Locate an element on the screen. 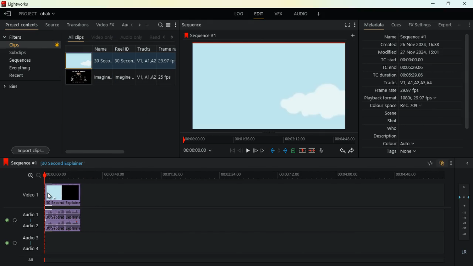 Image resolution: width=473 pixels, height=266 pixels. video is located at coordinates (27, 194).